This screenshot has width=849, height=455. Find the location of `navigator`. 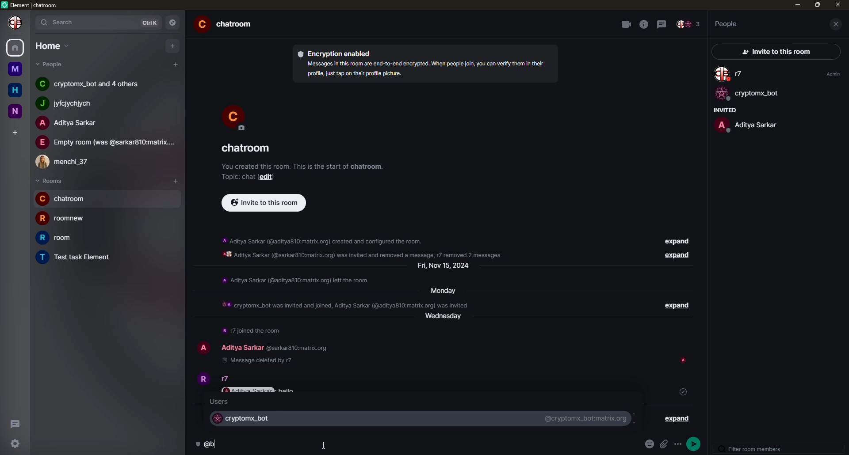

navigator is located at coordinates (175, 23).